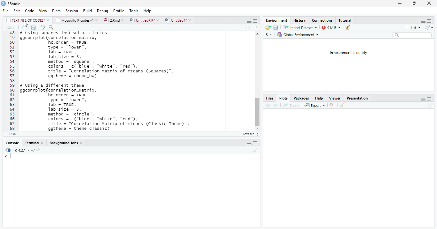 Image resolution: width=437 pixels, height=229 pixels. What do you see at coordinates (255, 20) in the screenshot?
I see `hide console` at bounding box center [255, 20].